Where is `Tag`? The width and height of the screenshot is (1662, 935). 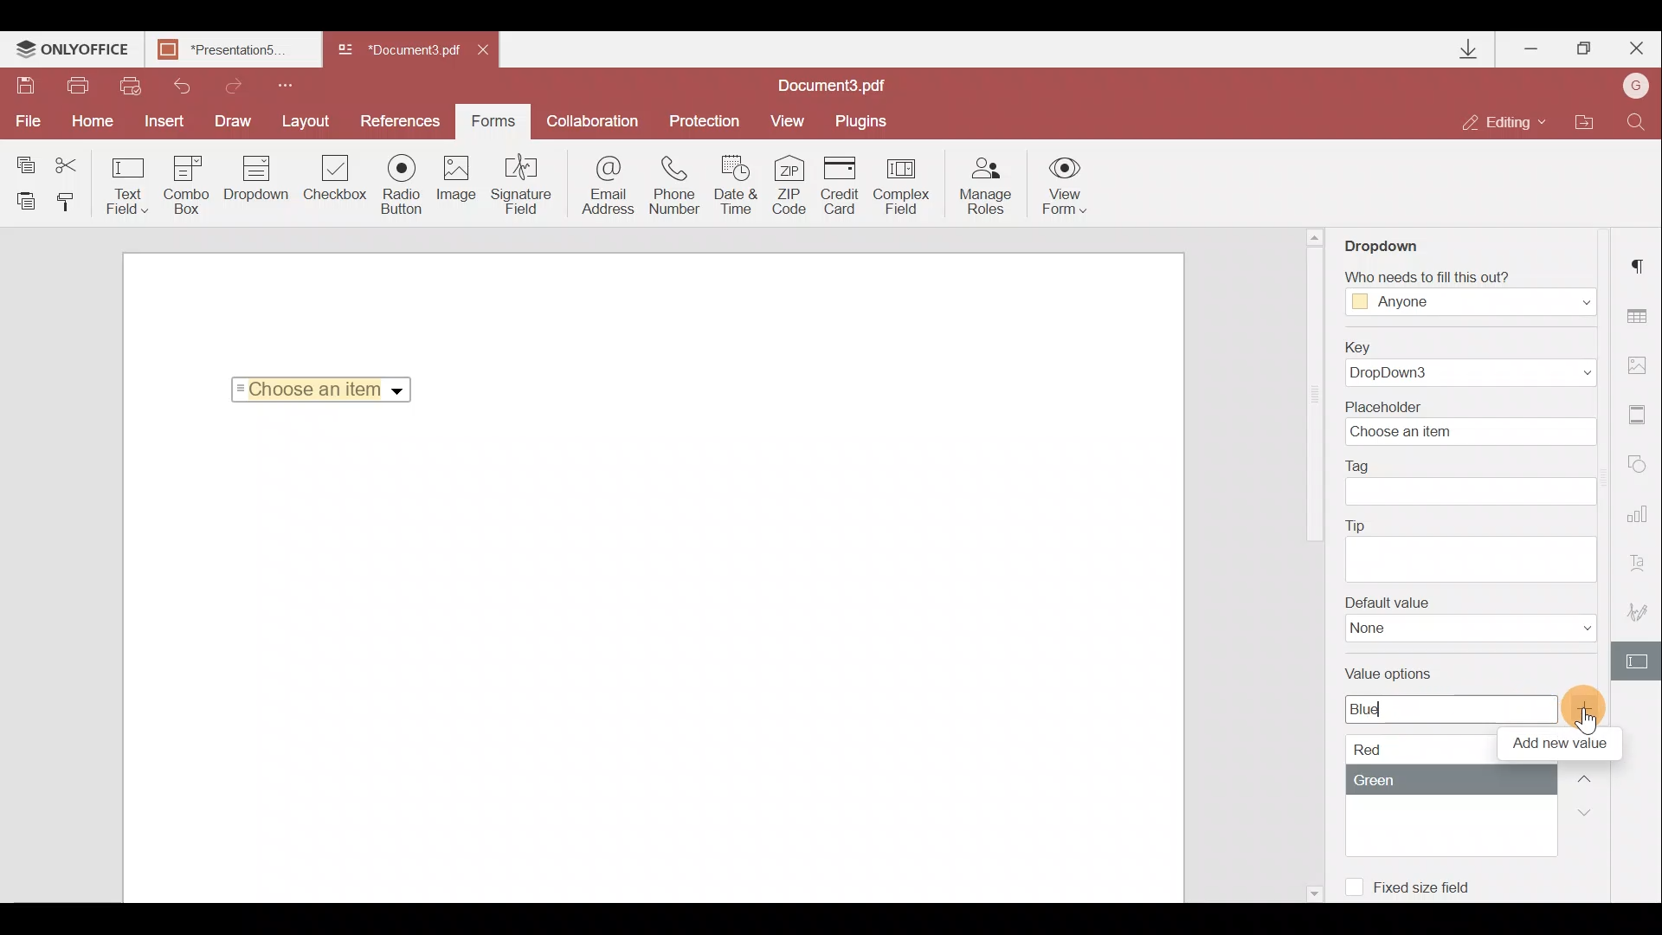
Tag is located at coordinates (1478, 484).